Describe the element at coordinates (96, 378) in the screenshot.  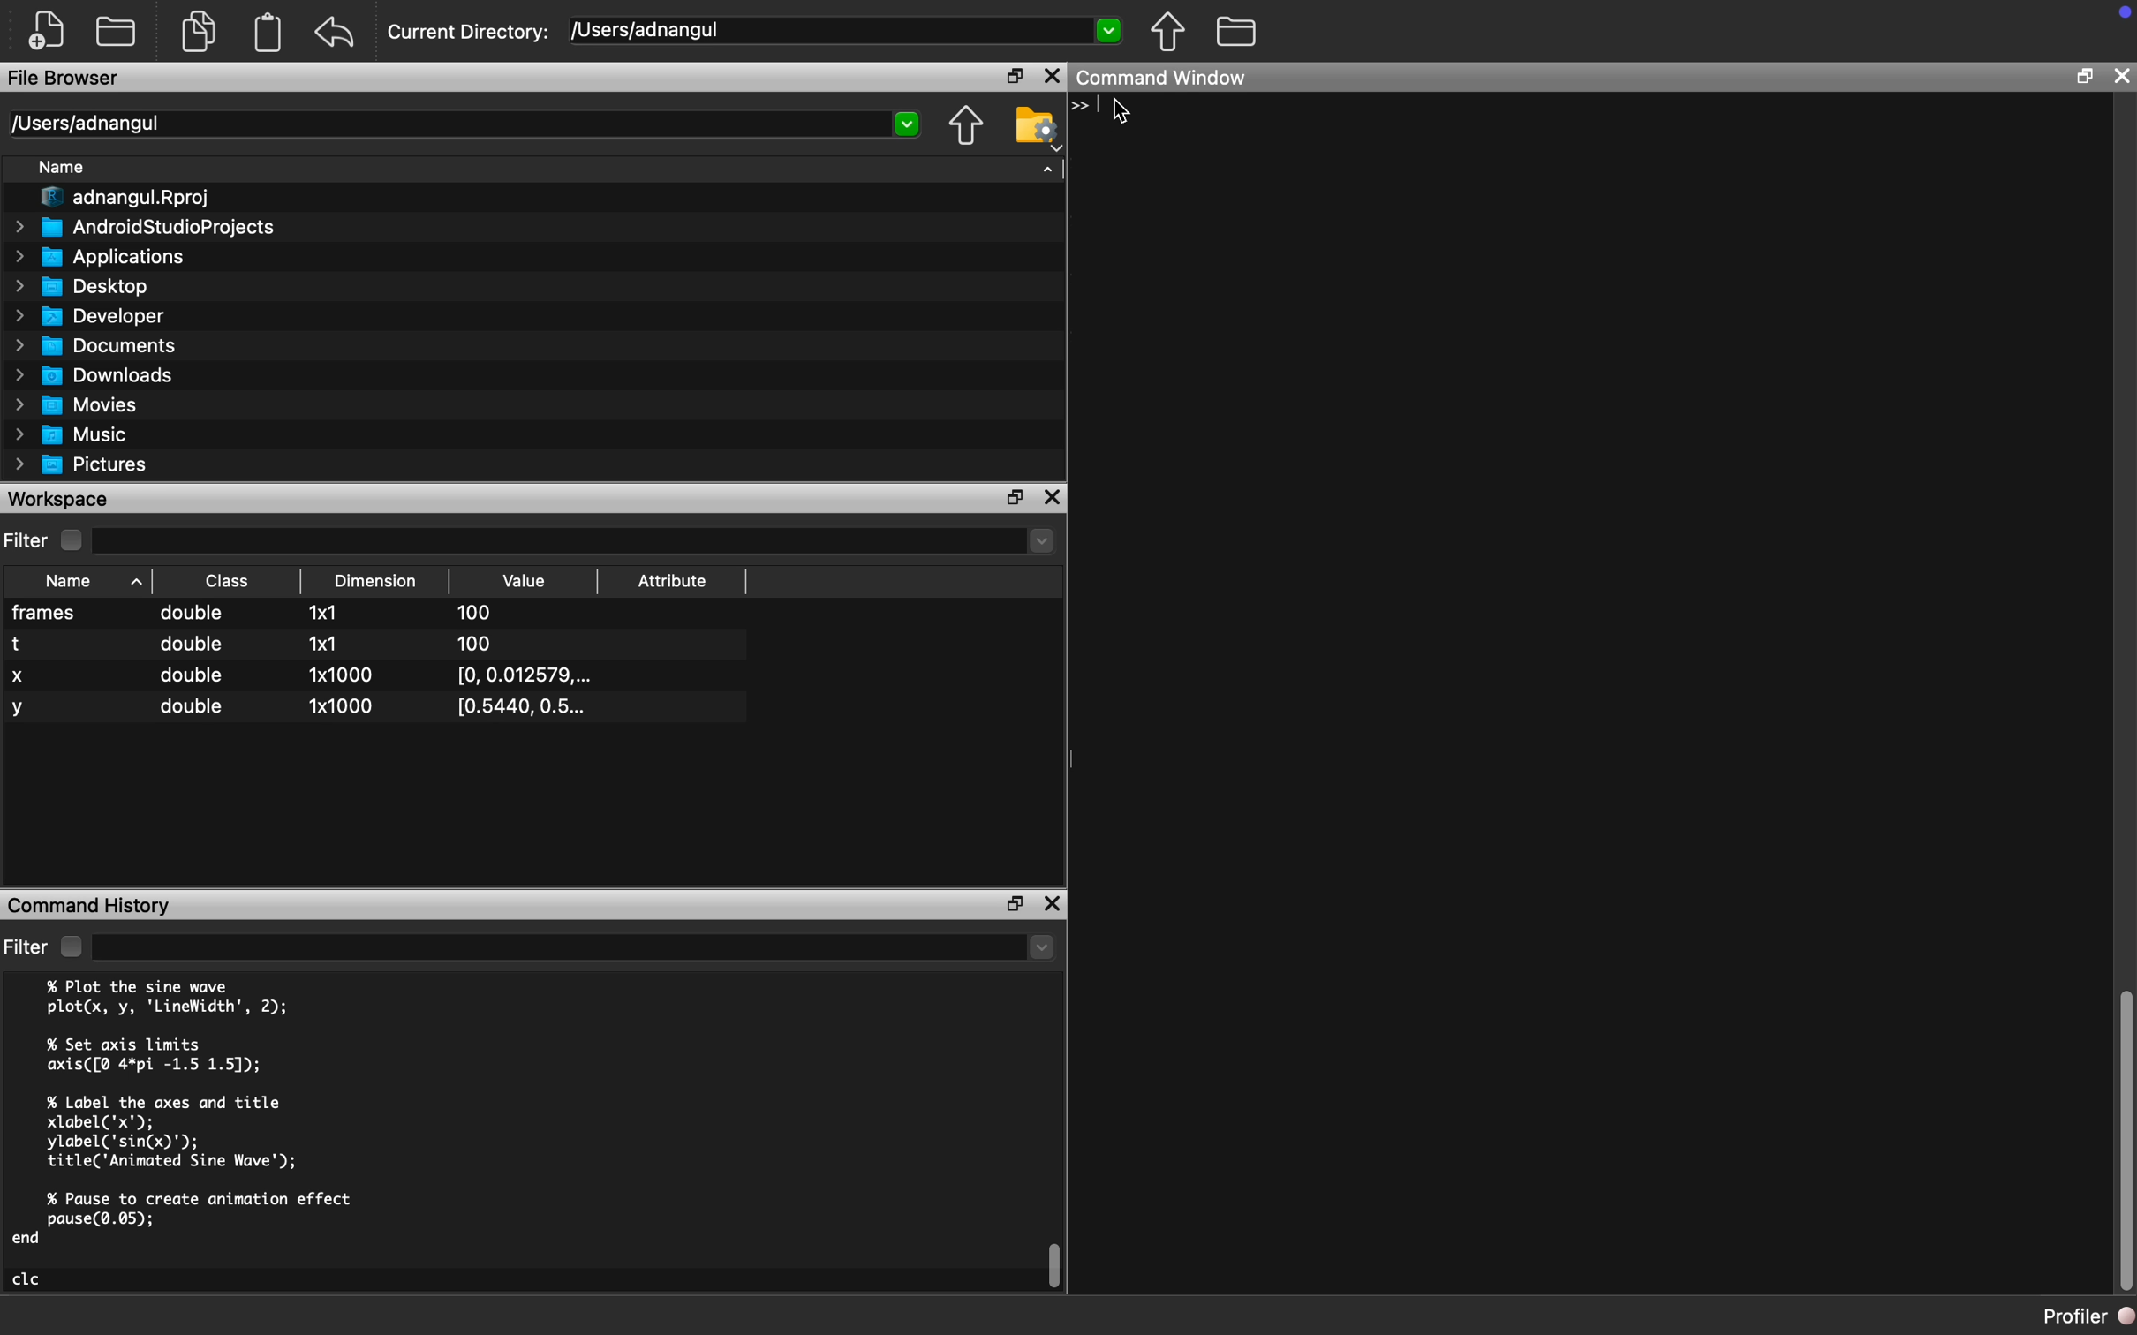
I see `Downloads` at that location.